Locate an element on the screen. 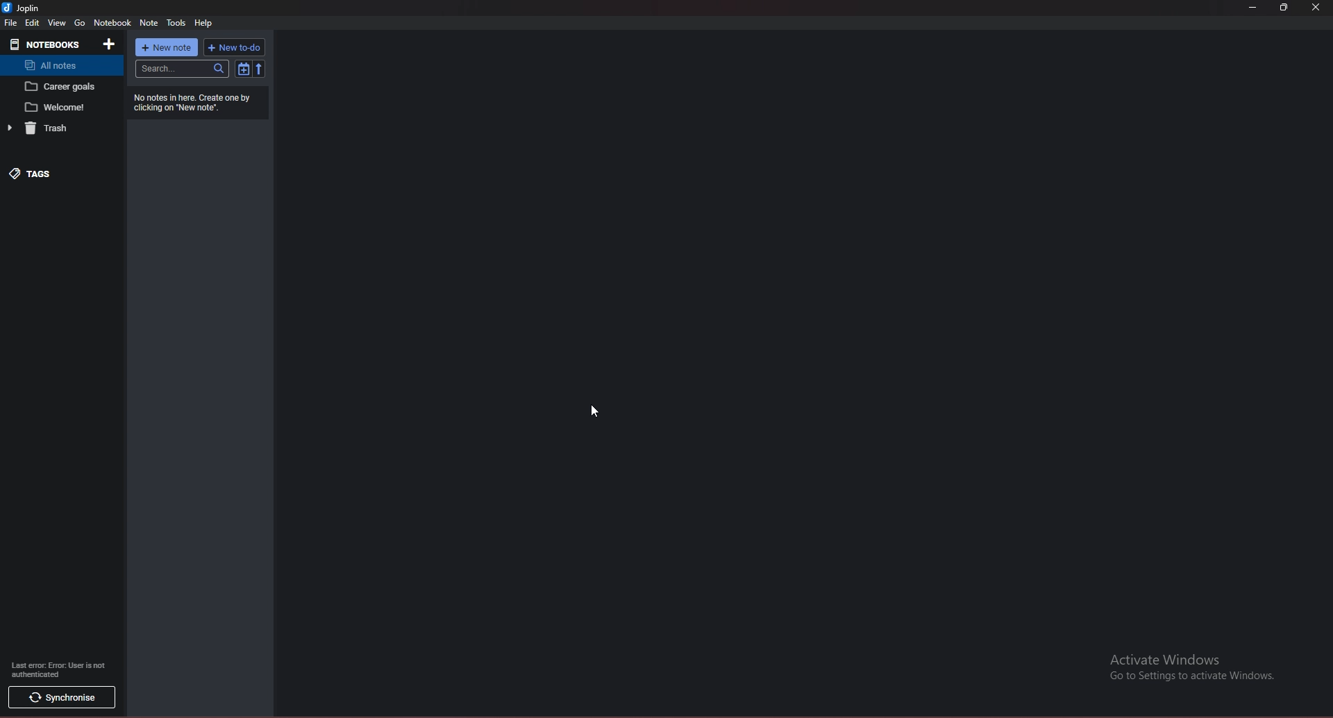 This screenshot has height=718, width=1333. toggle sort order is located at coordinates (244, 68).